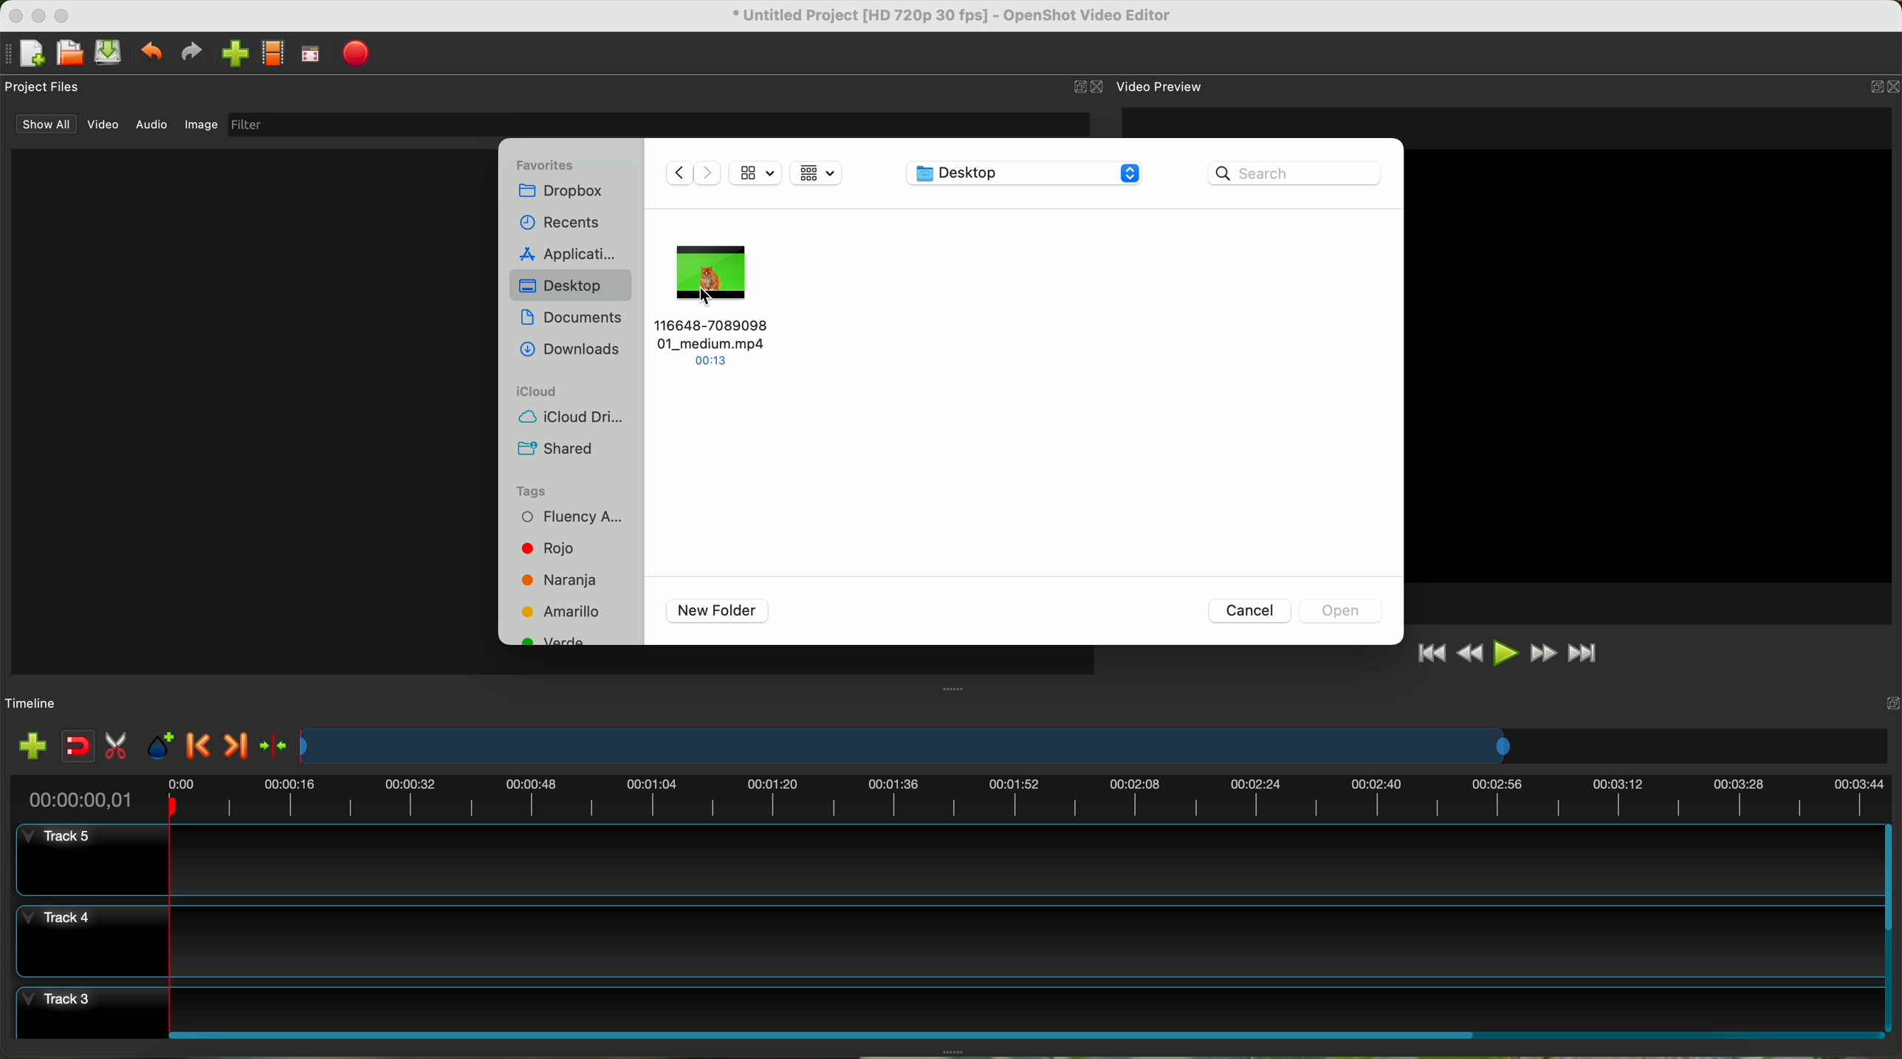 Image resolution: width=1902 pixels, height=1059 pixels. I want to click on show all, so click(43, 124).